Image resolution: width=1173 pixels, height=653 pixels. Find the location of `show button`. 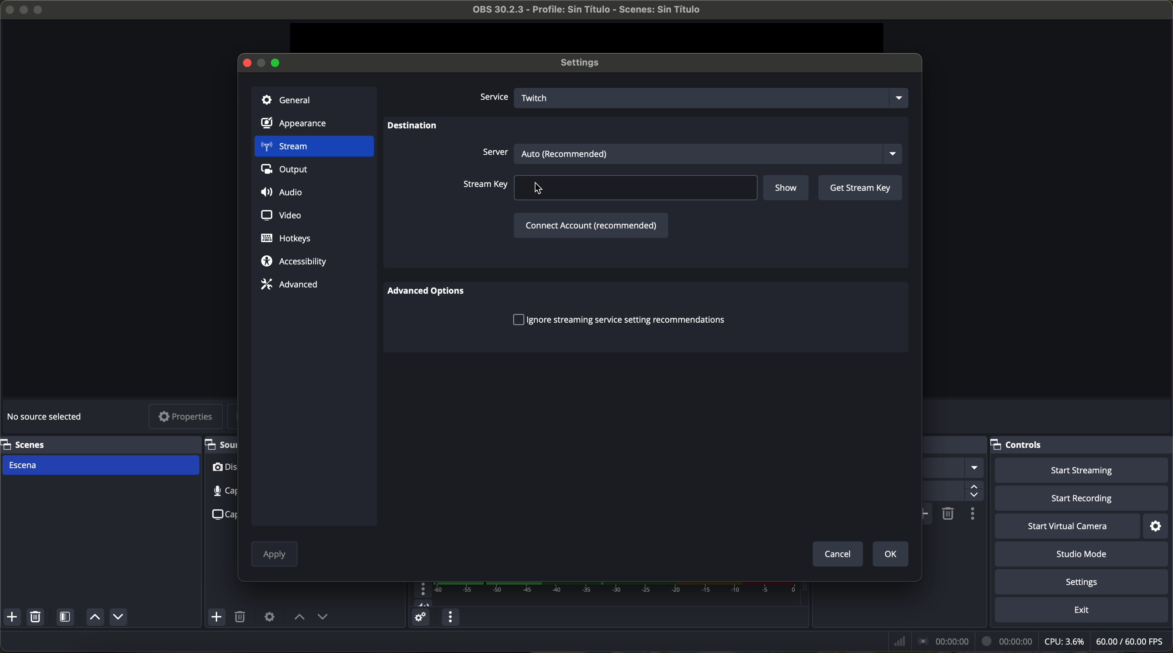

show button is located at coordinates (787, 189).